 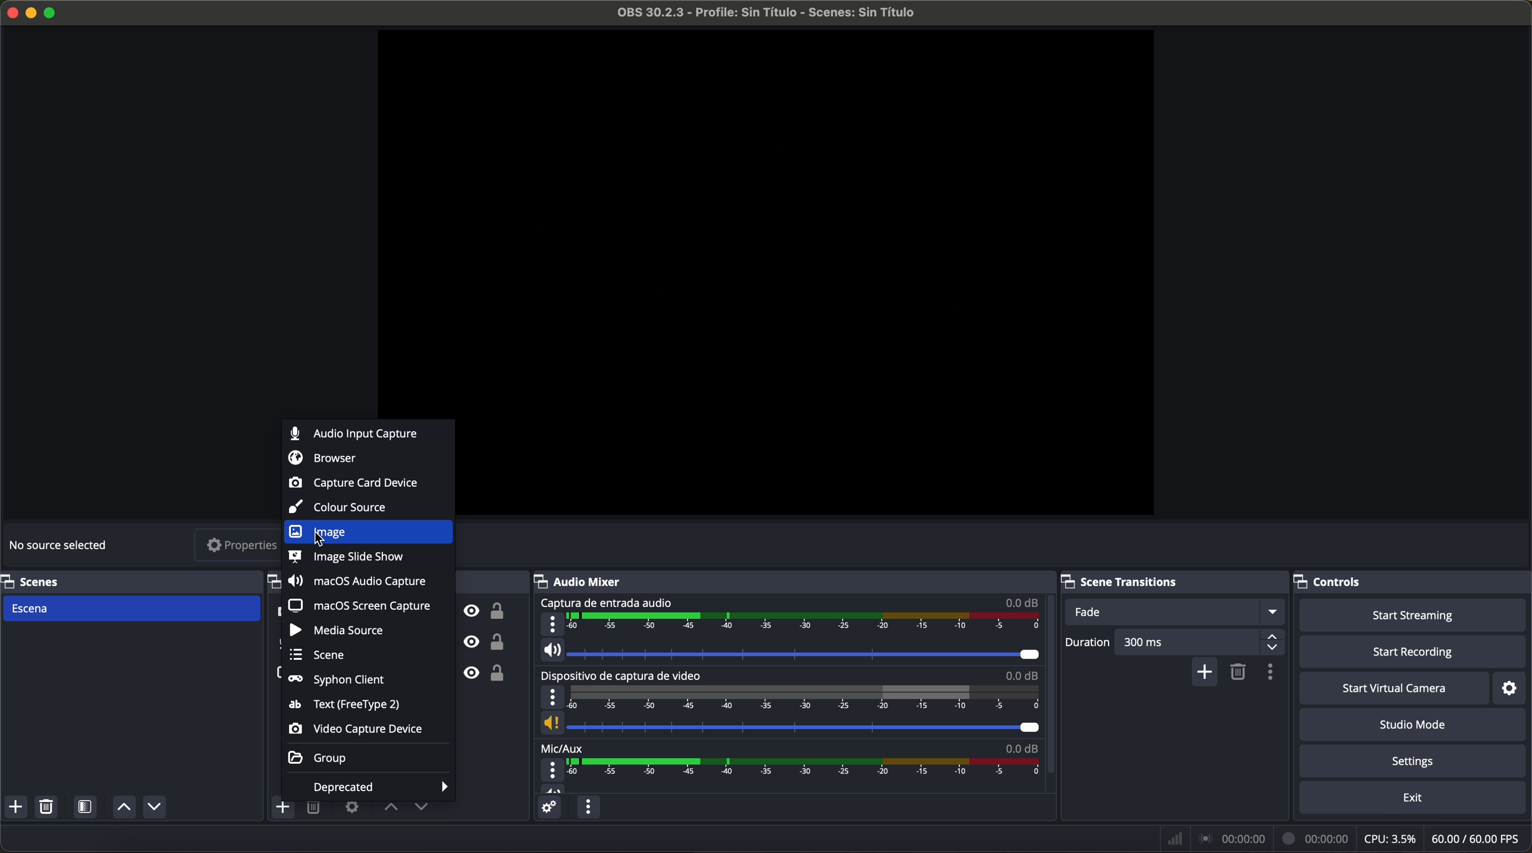 What do you see at coordinates (278, 674) in the screenshot?
I see `screenshot` at bounding box center [278, 674].